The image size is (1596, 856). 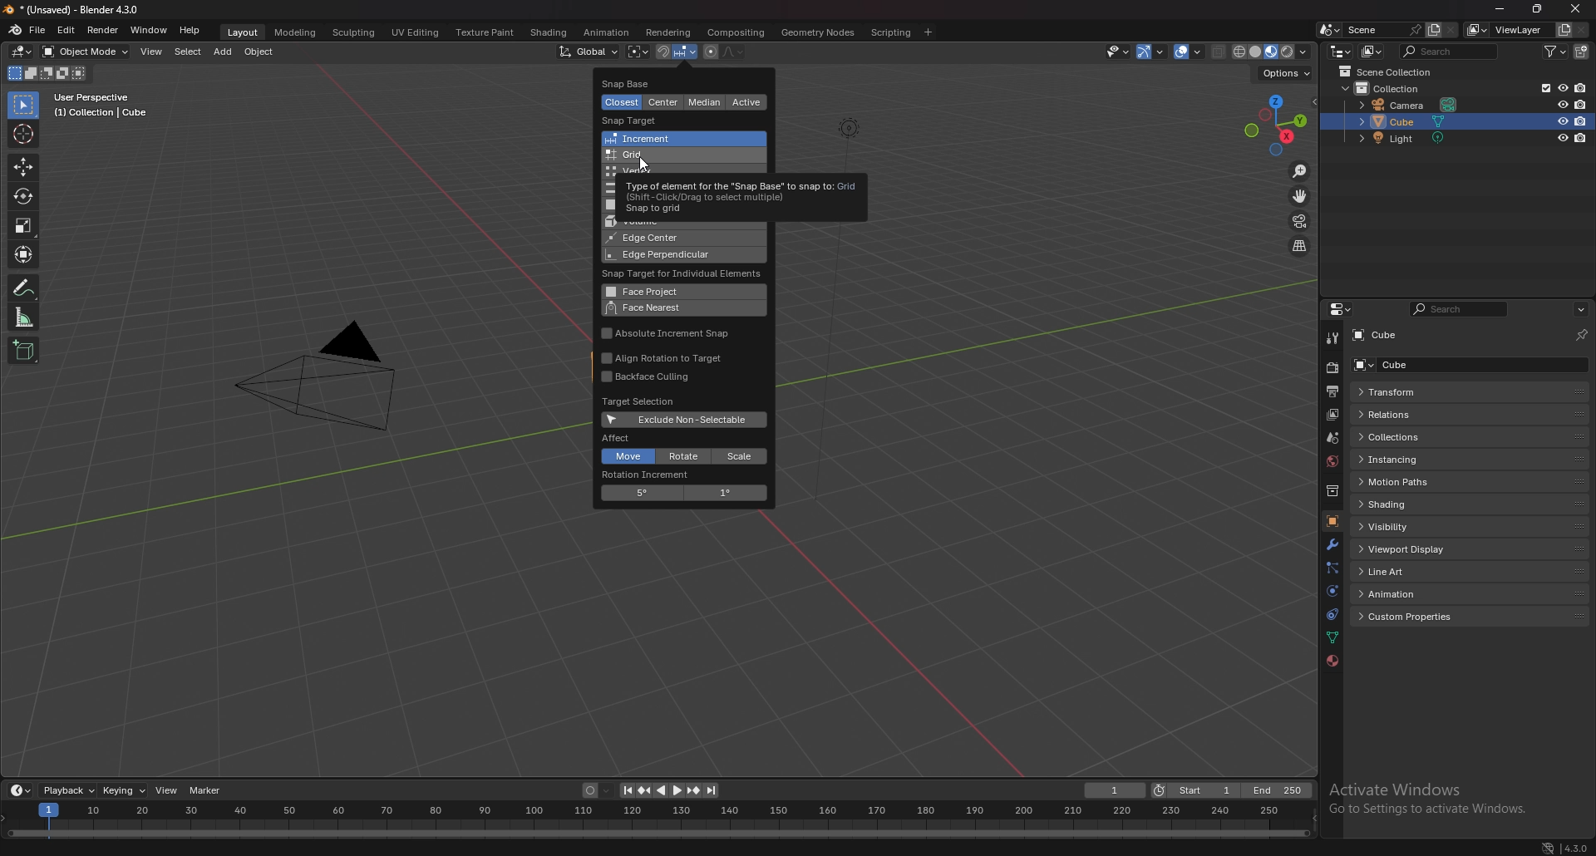 I want to click on world, so click(x=1332, y=462).